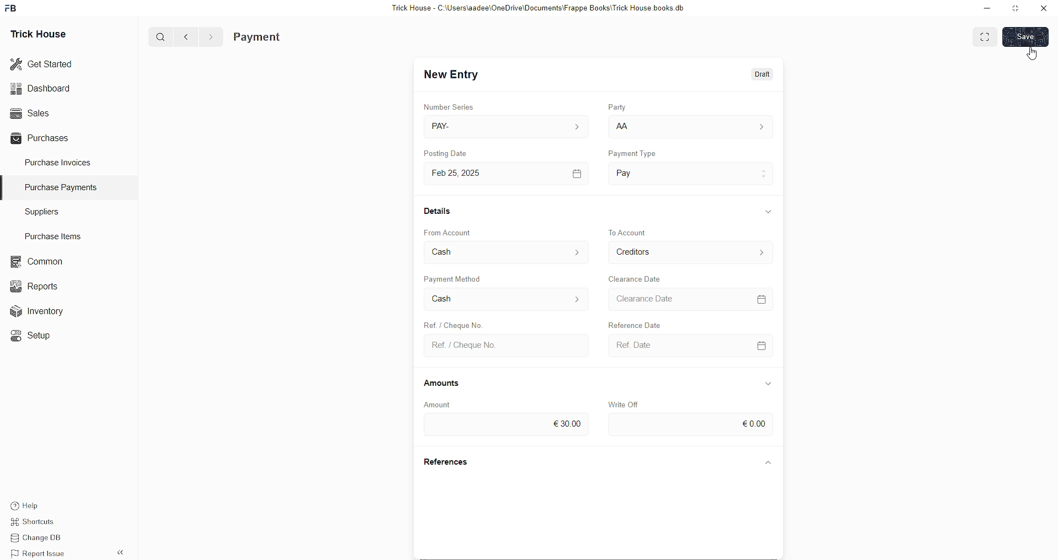  Describe the element at coordinates (763, 75) in the screenshot. I see `Draft` at that location.